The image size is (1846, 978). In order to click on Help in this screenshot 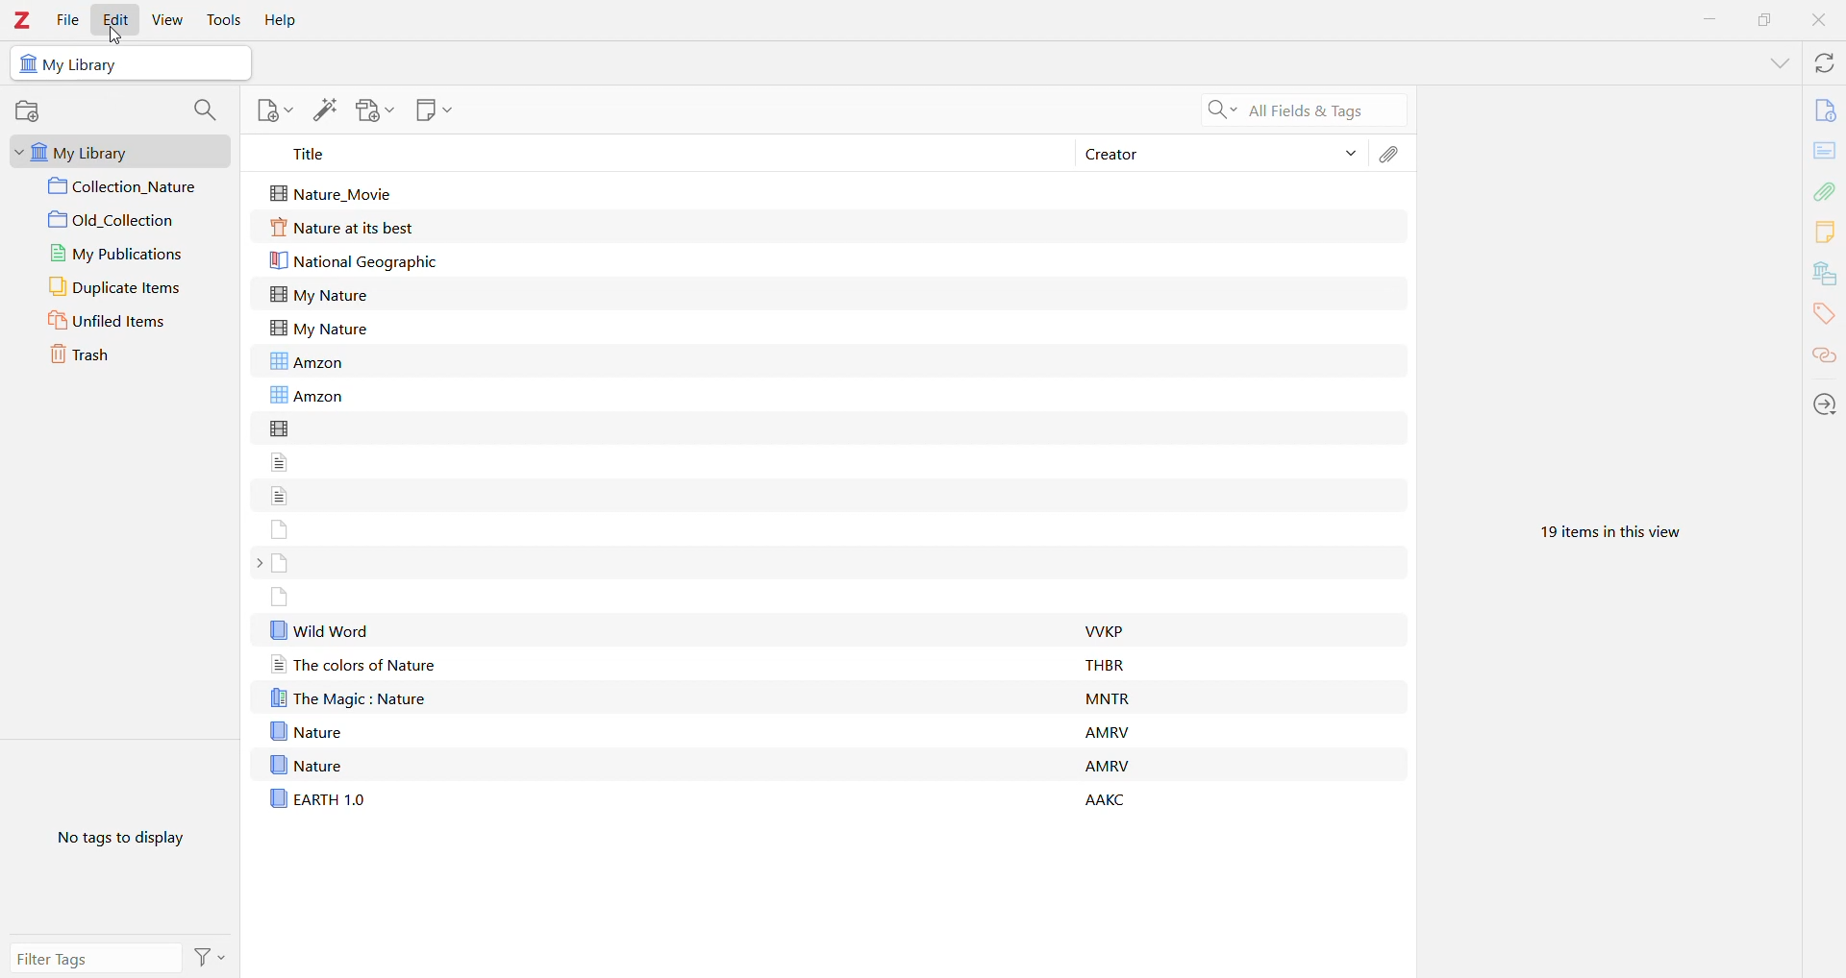, I will do `click(284, 19)`.